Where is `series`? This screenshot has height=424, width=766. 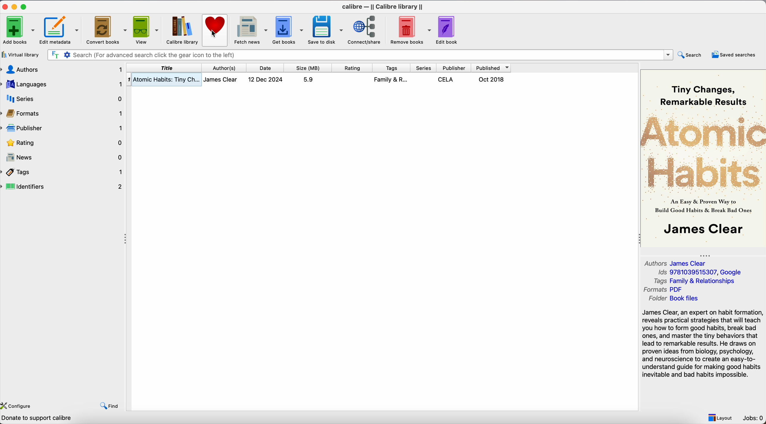 series is located at coordinates (62, 98).